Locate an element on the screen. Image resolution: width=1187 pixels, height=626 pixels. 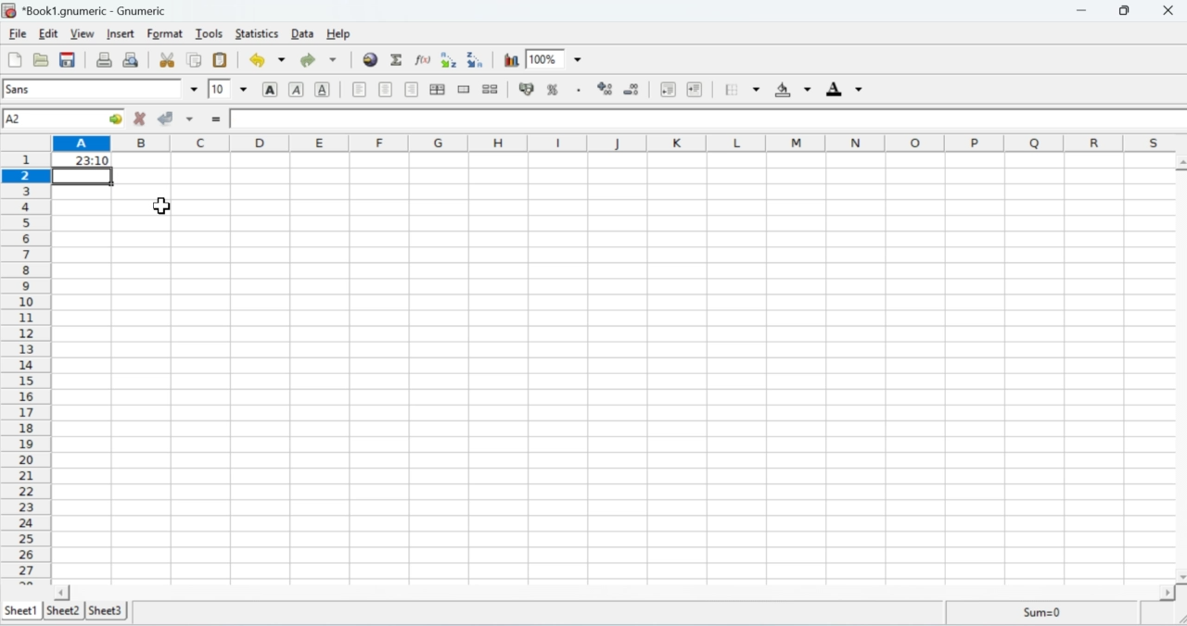
Align right is located at coordinates (414, 90).